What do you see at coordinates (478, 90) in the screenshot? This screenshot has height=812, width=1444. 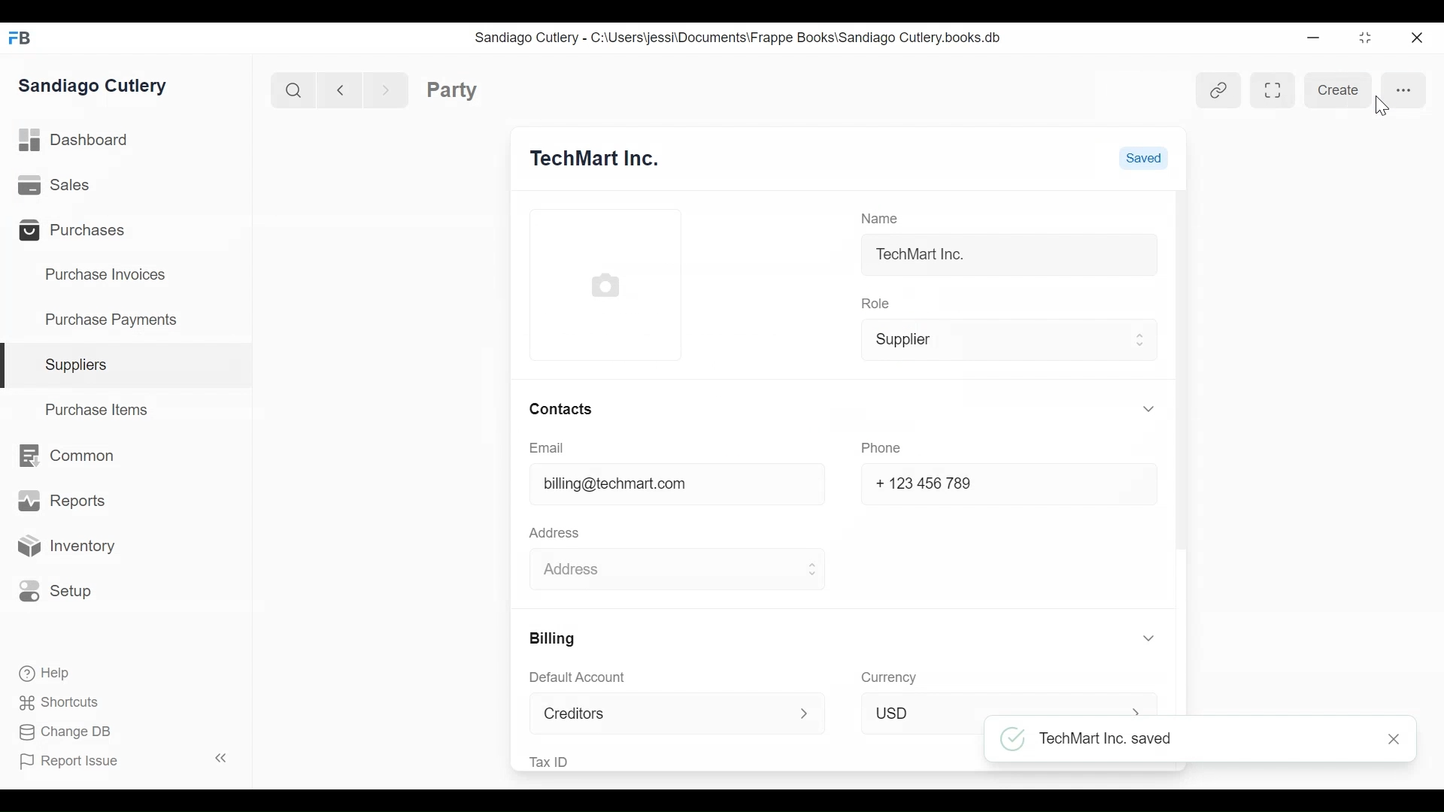 I see `Party` at bounding box center [478, 90].